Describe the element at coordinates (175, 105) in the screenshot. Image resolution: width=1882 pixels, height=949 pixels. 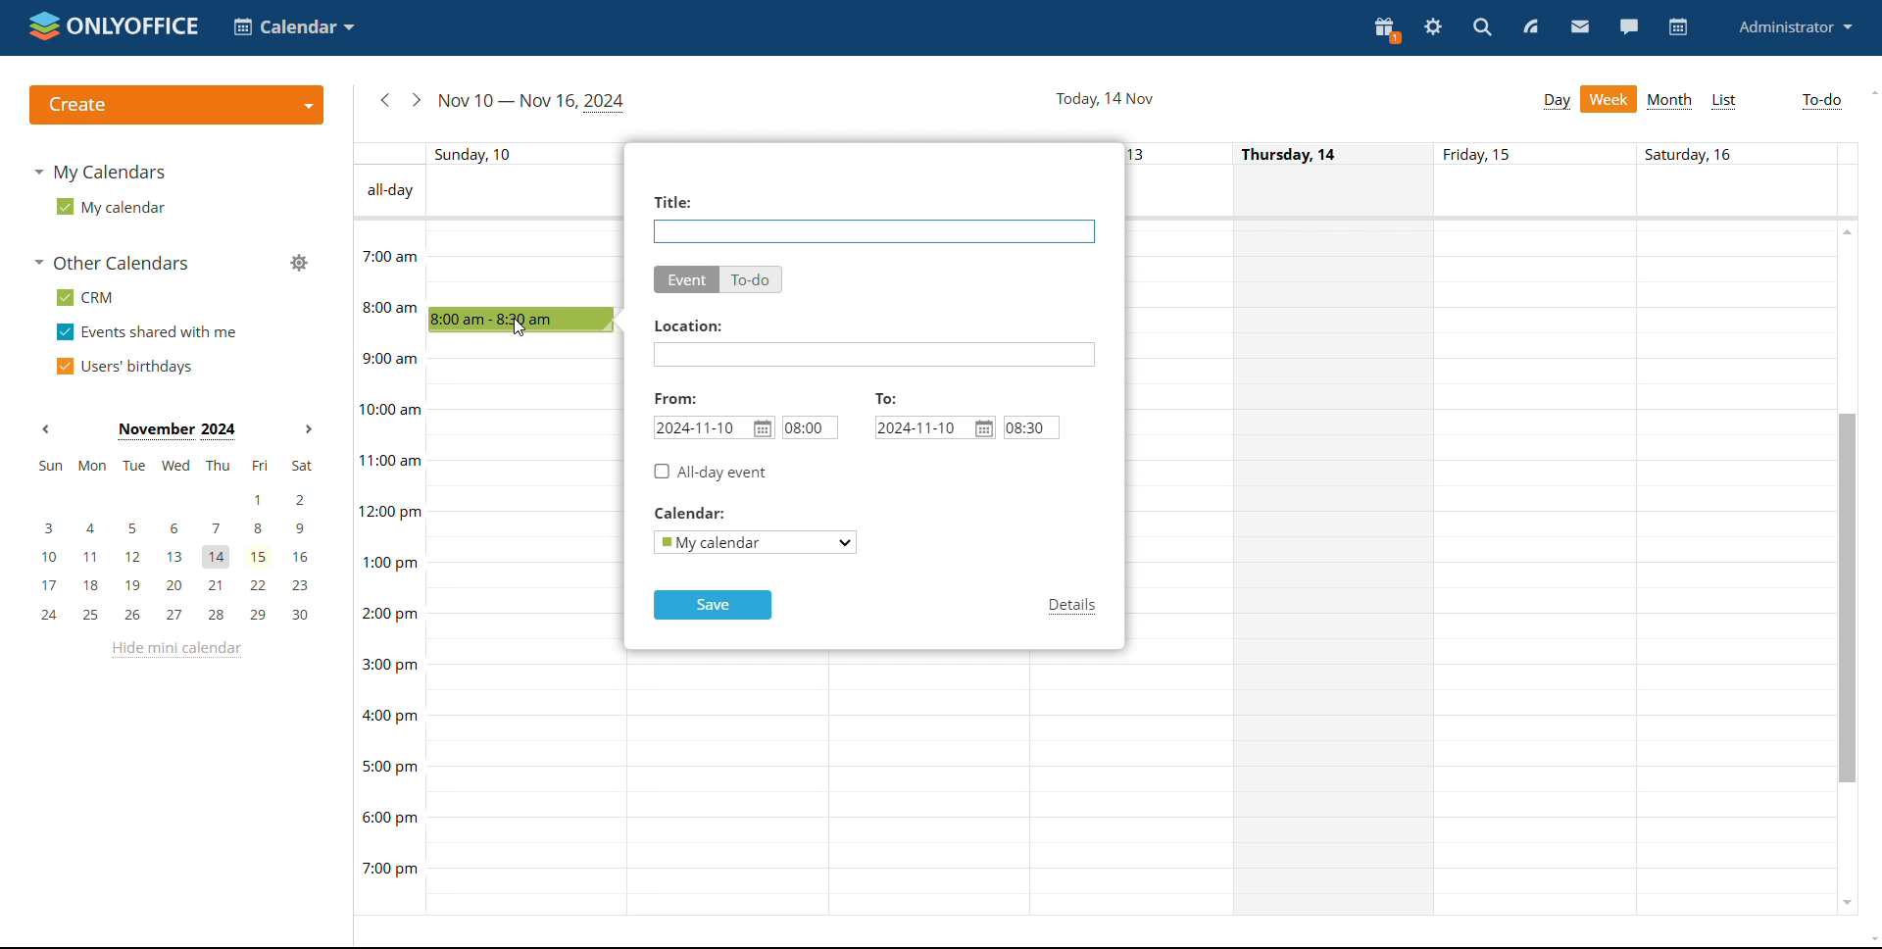
I see `create` at that location.